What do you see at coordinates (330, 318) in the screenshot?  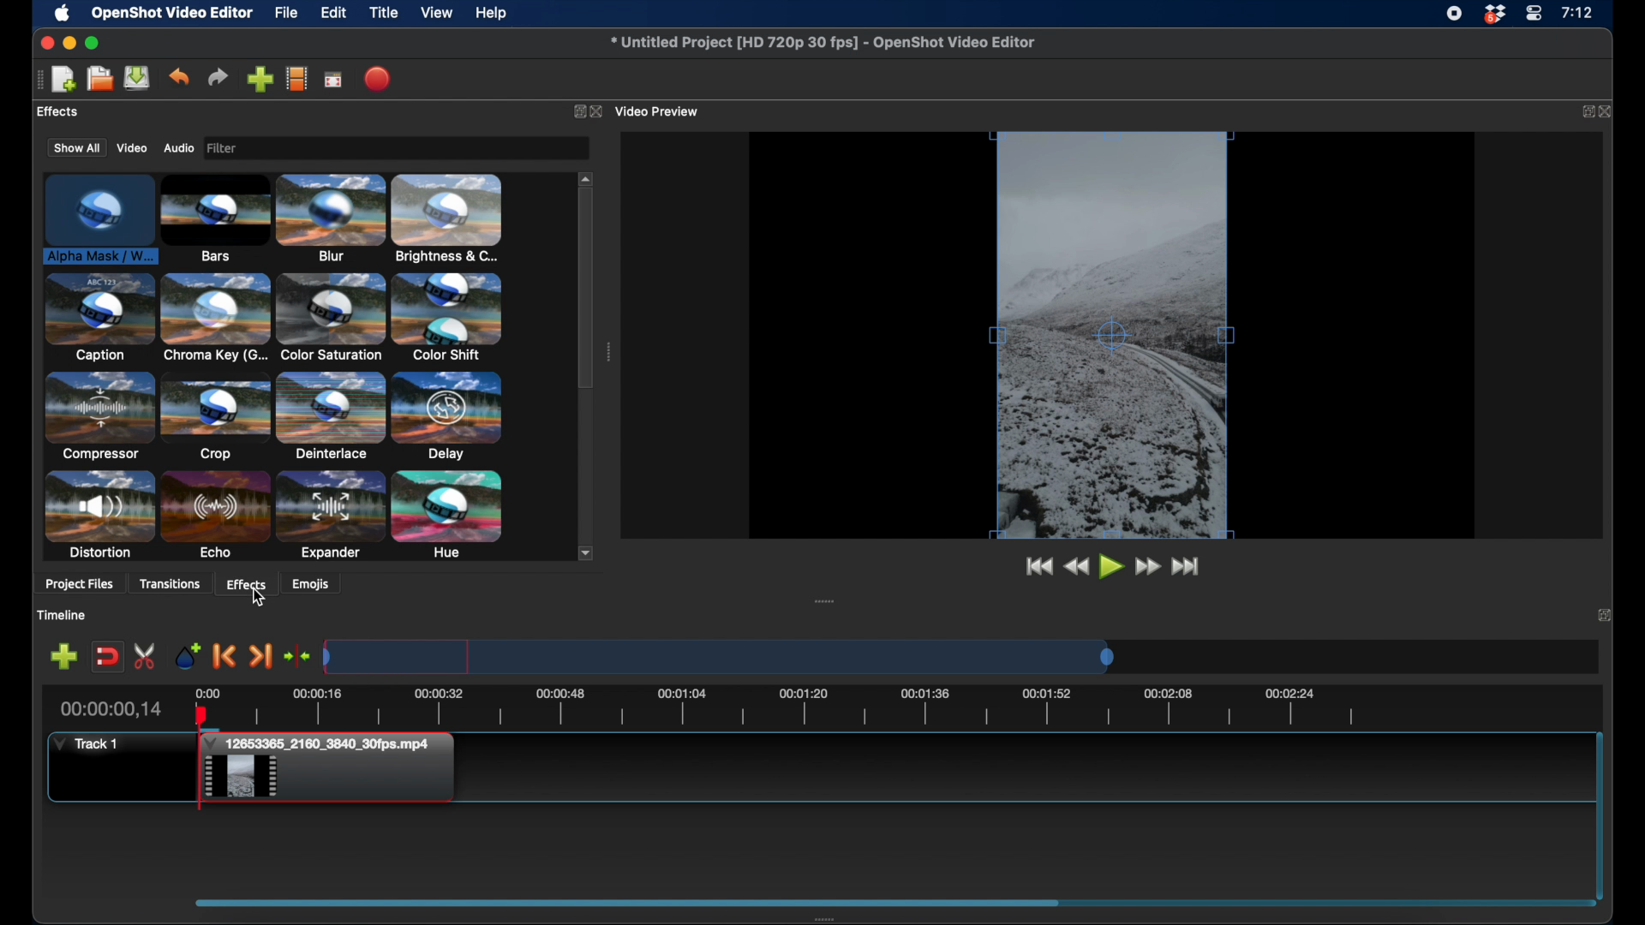 I see `color saturation` at bounding box center [330, 318].